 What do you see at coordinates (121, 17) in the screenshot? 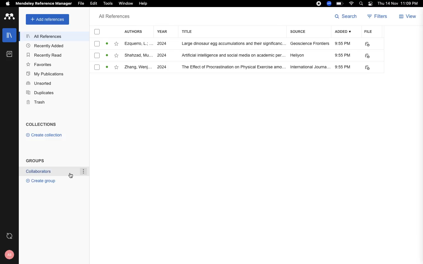
I see `All references` at bounding box center [121, 17].